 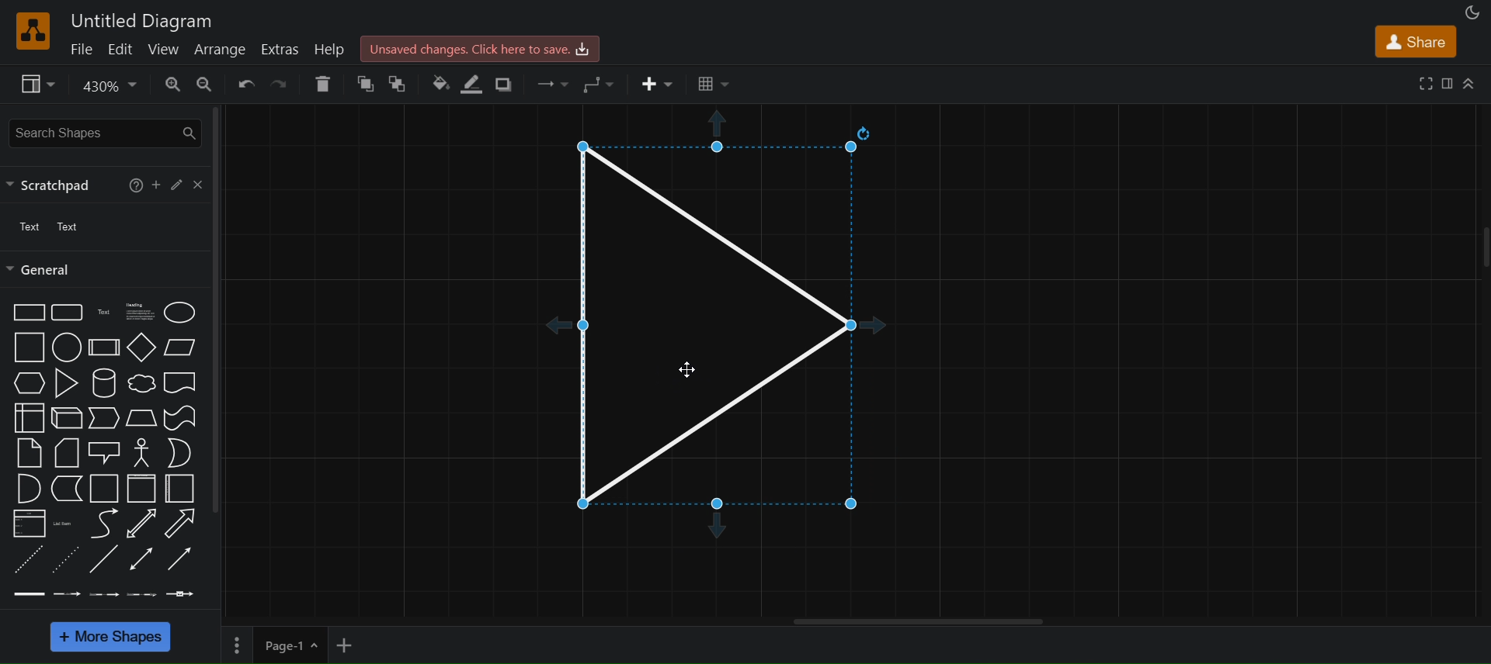 What do you see at coordinates (141, 19) in the screenshot?
I see `Untitled Diagram` at bounding box center [141, 19].